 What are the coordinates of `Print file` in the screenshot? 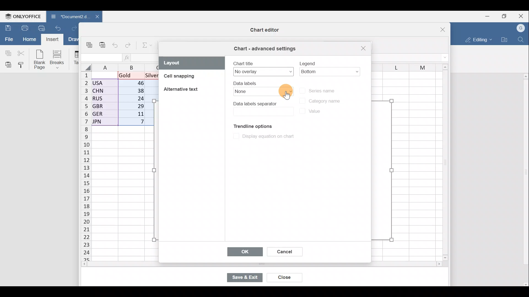 It's located at (24, 28).